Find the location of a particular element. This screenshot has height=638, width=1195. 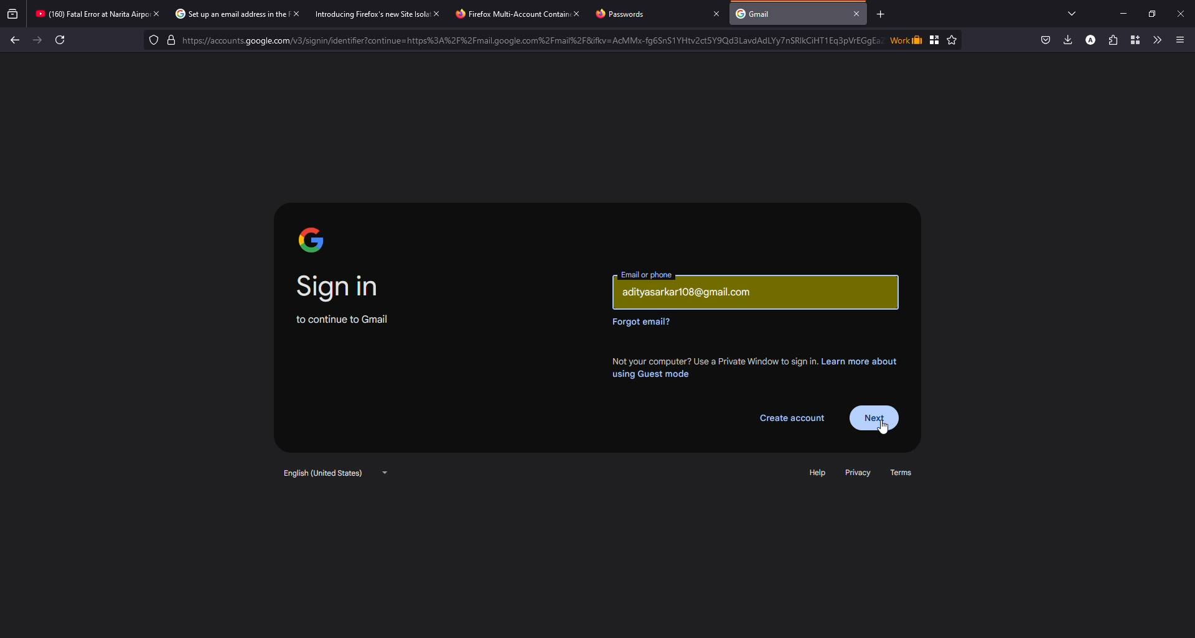

Cursor is located at coordinates (884, 429).